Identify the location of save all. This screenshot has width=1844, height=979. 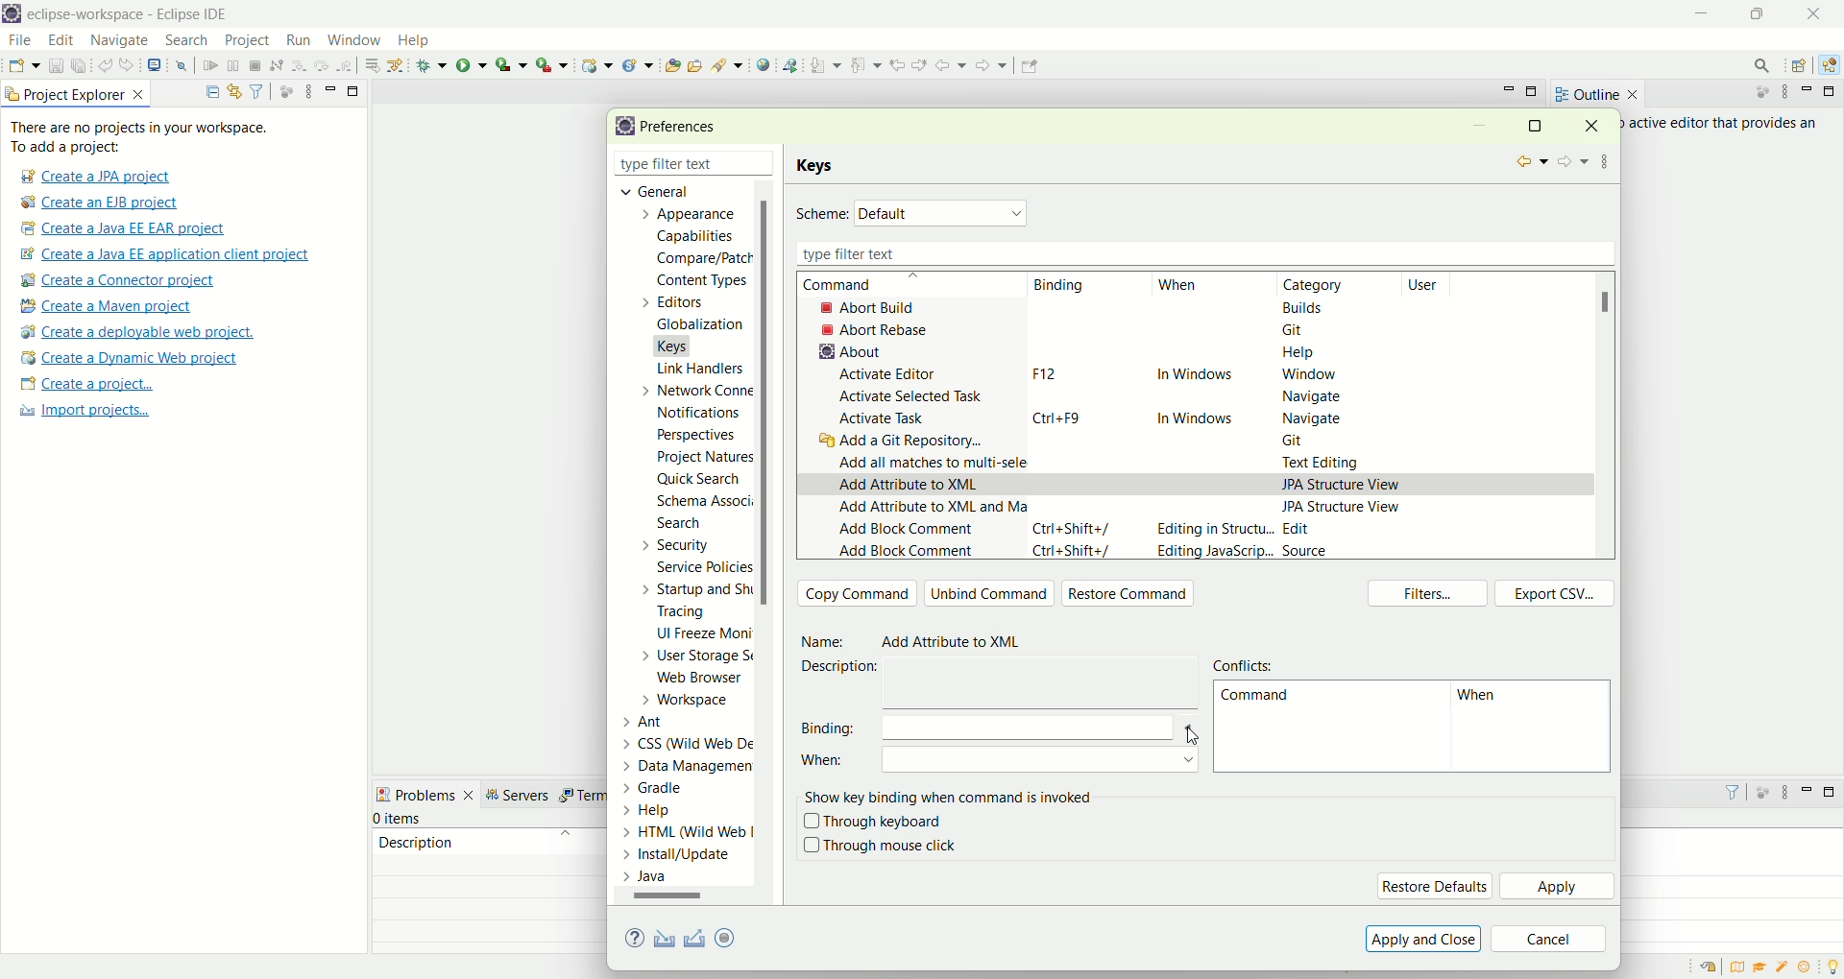
(80, 66).